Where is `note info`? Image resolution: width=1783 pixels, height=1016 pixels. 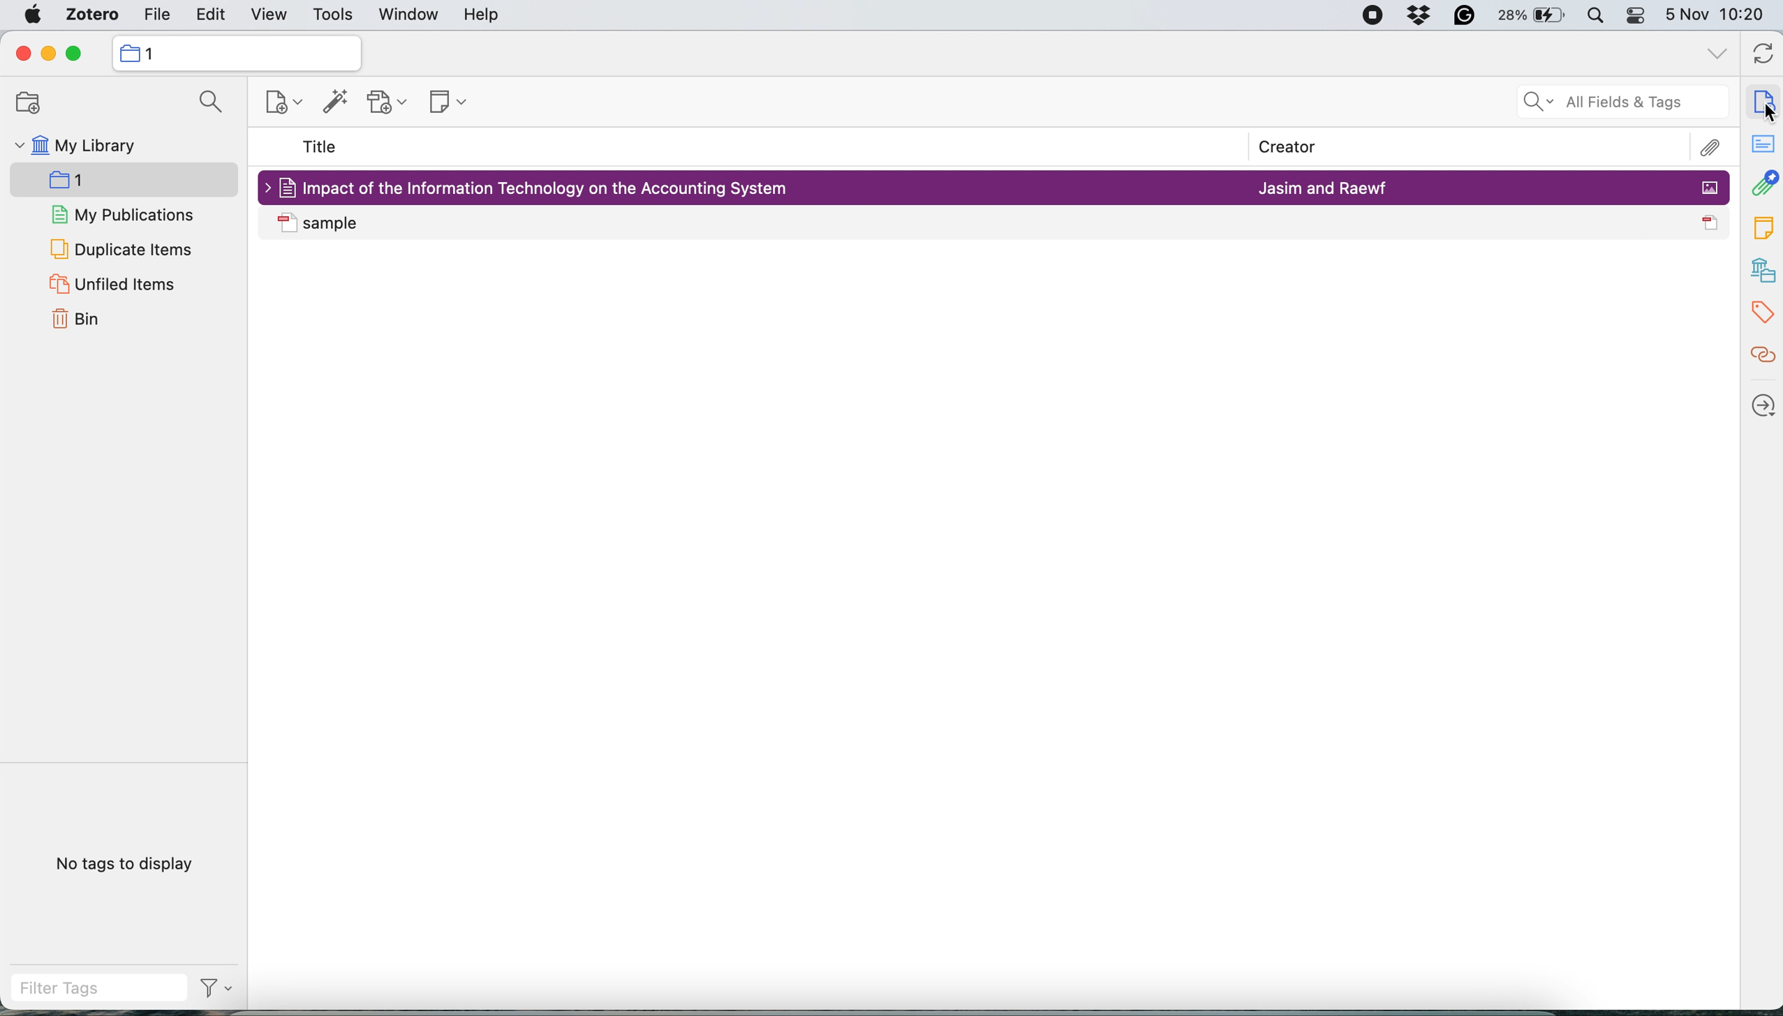
note info is located at coordinates (1763, 101).